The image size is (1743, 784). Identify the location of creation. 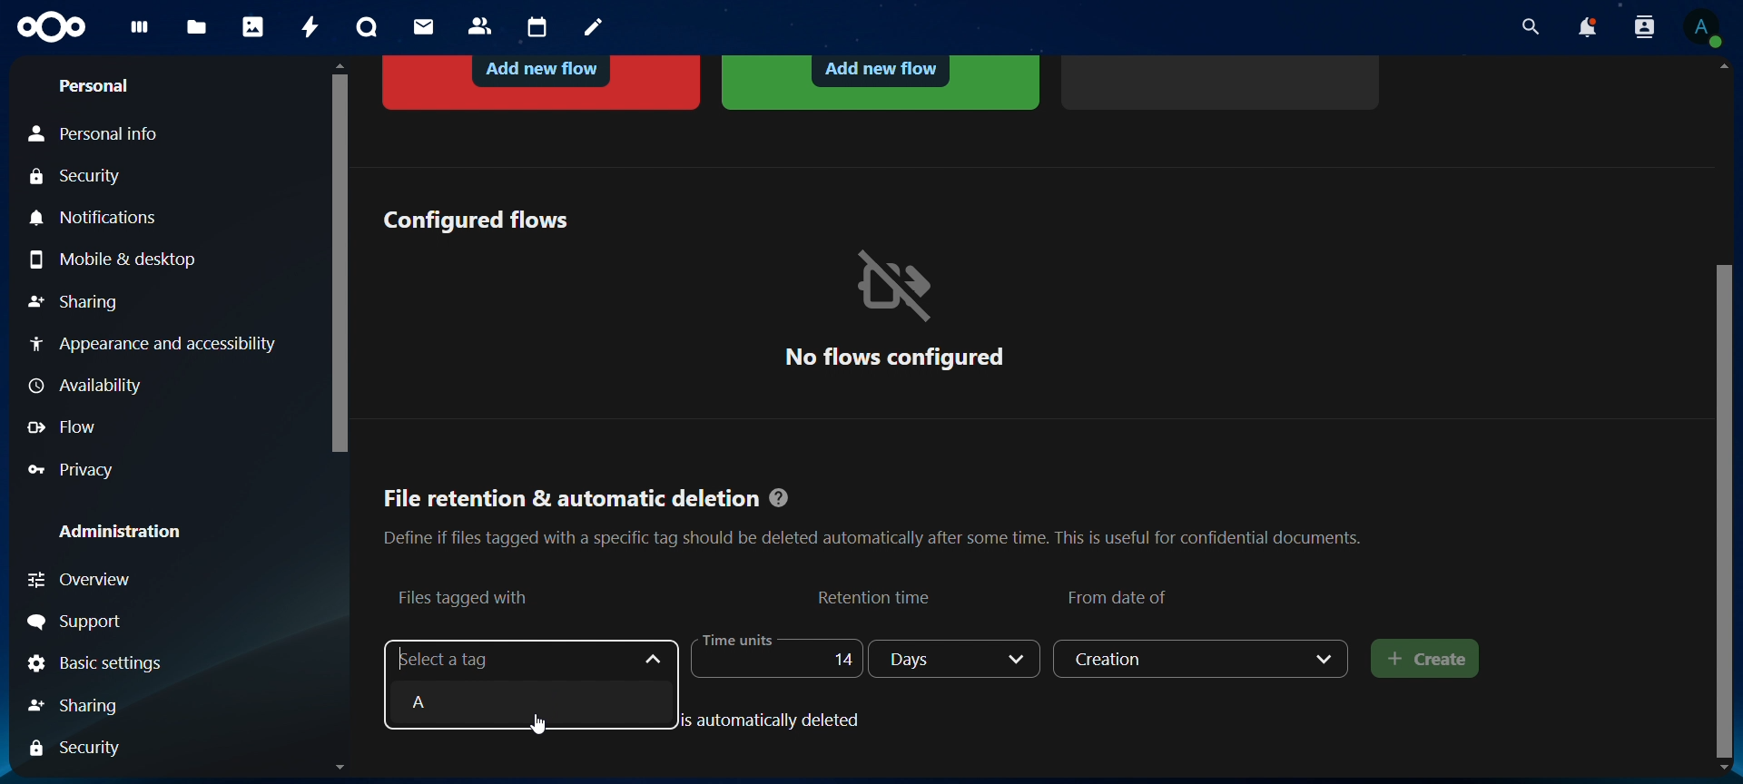
(1203, 658).